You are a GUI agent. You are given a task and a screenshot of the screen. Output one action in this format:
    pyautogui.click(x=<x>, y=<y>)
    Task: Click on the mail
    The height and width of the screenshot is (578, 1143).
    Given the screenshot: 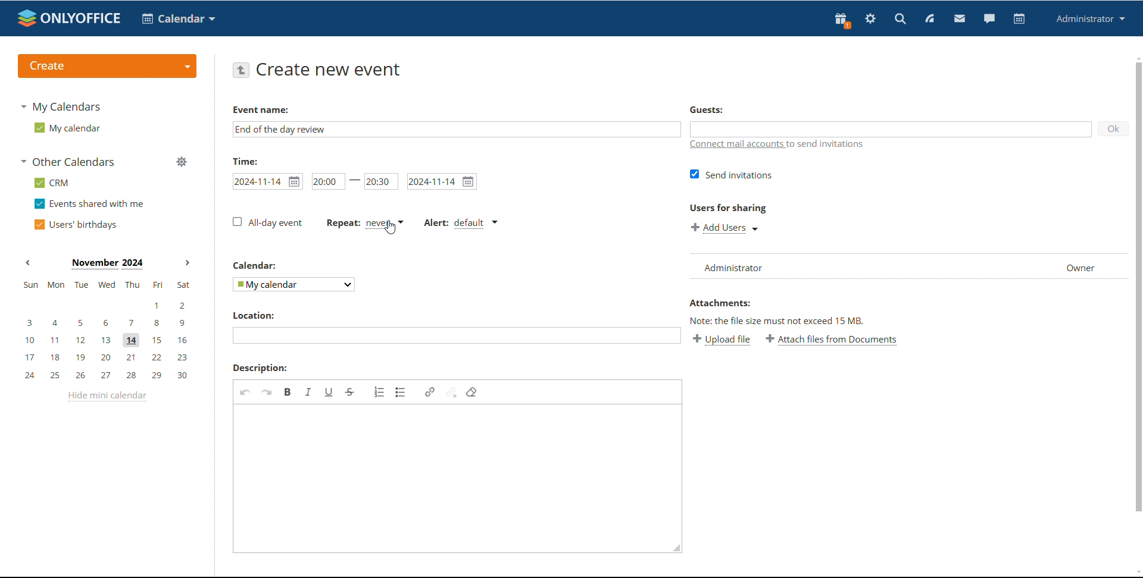 What is the action you would take?
    pyautogui.click(x=960, y=20)
    